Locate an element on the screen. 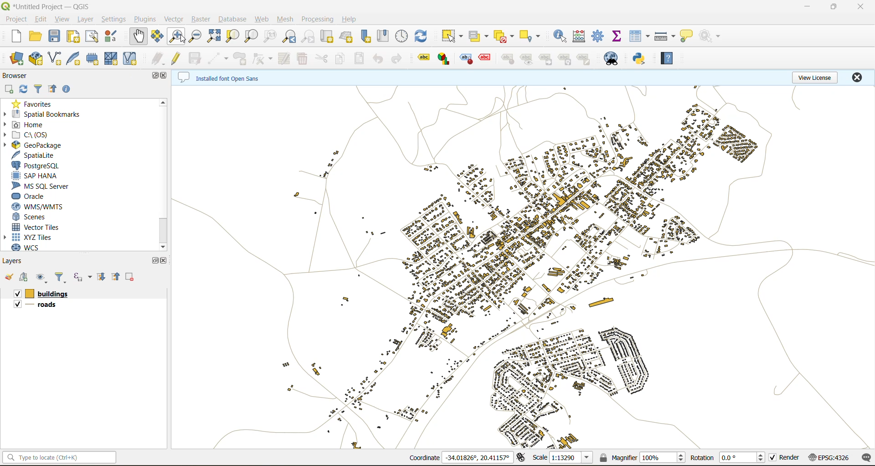  close is located at coordinates (165, 77).